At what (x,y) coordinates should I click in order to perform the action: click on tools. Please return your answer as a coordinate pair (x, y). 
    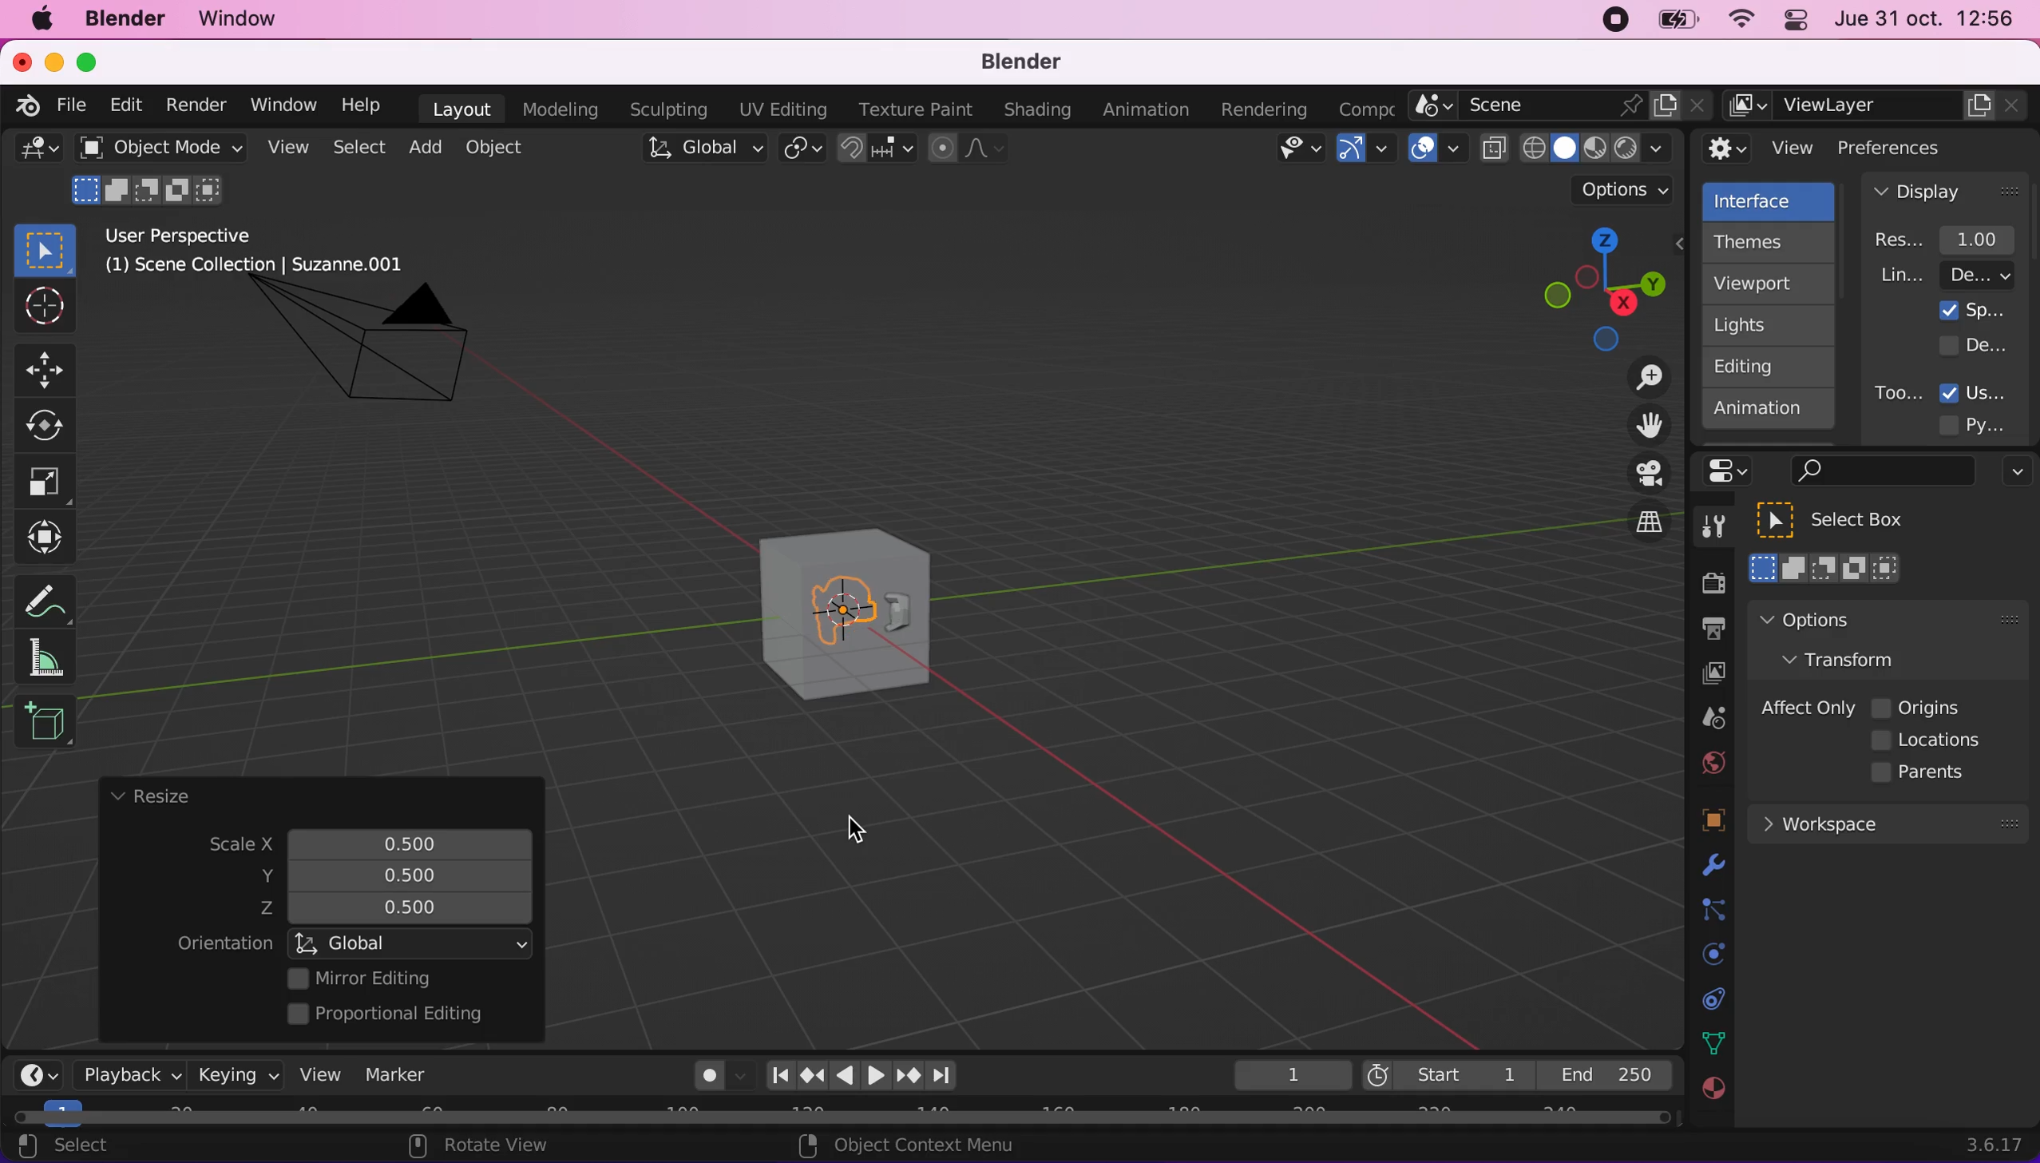
    Looking at the image, I should click on (1705, 530).